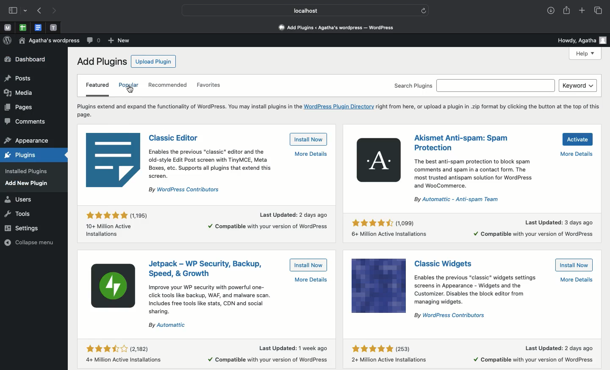 The image size is (610, 370). I want to click on Instructional text, so click(470, 183).